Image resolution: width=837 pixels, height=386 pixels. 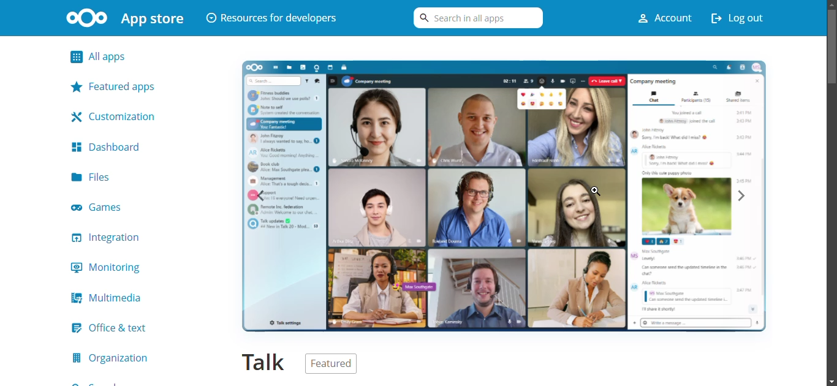 I want to click on account, so click(x=658, y=18).